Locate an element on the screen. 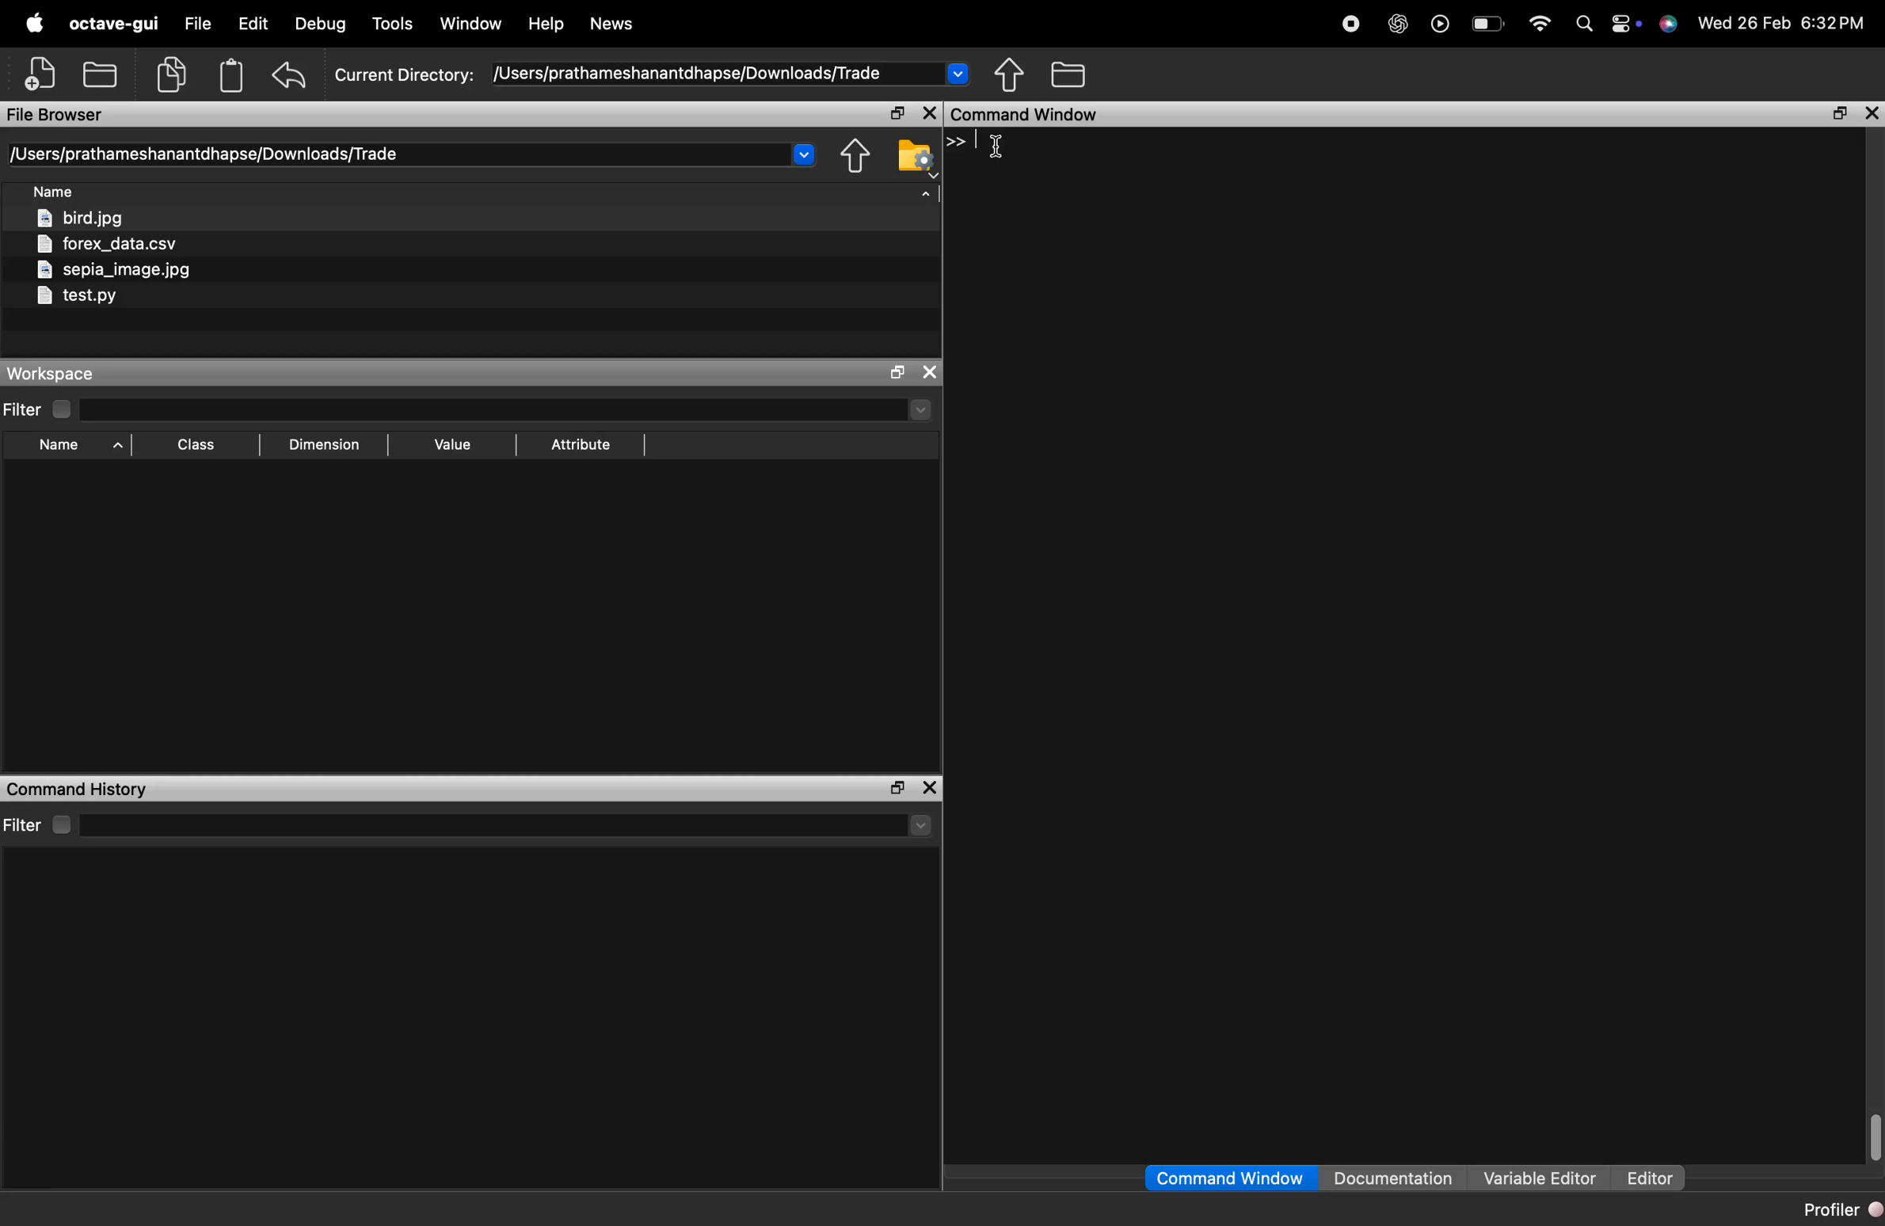 The image size is (1885, 1226). search is located at coordinates (1583, 24).